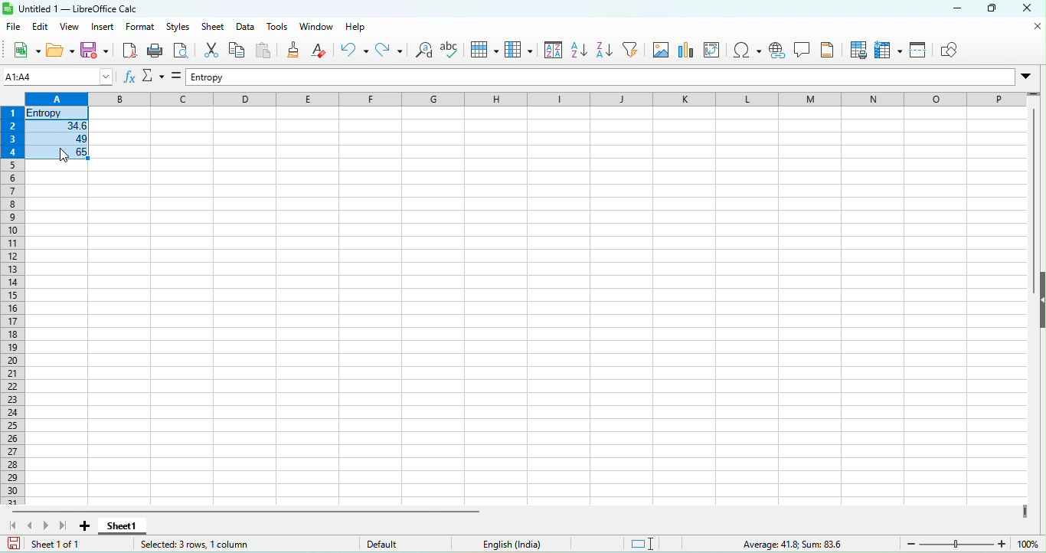 The height and width of the screenshot is (553, 1046). Describe the element at coordinates (689, 50) in the screenshot. I see `chart` at that location.